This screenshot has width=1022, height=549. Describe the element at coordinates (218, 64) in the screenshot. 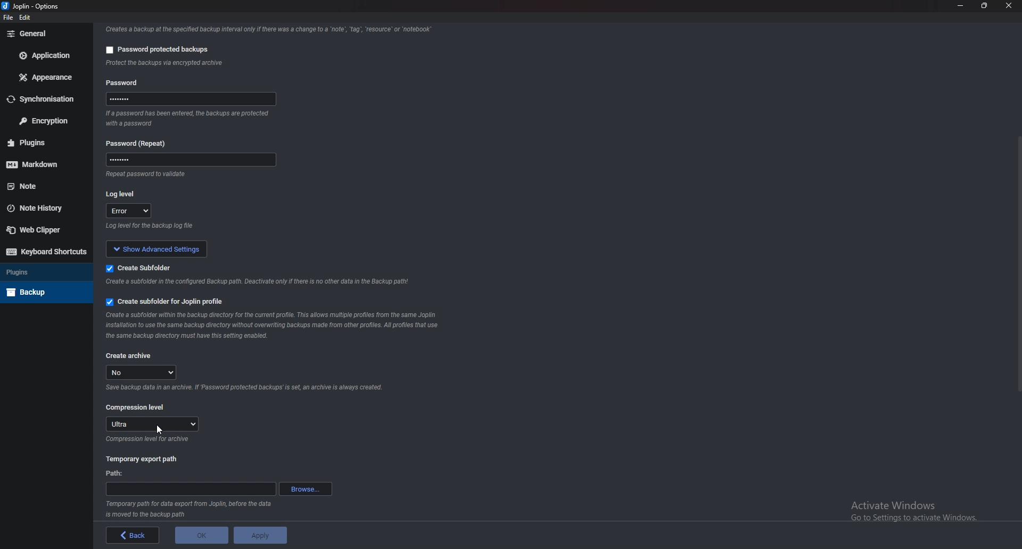

I see `info` at that location.